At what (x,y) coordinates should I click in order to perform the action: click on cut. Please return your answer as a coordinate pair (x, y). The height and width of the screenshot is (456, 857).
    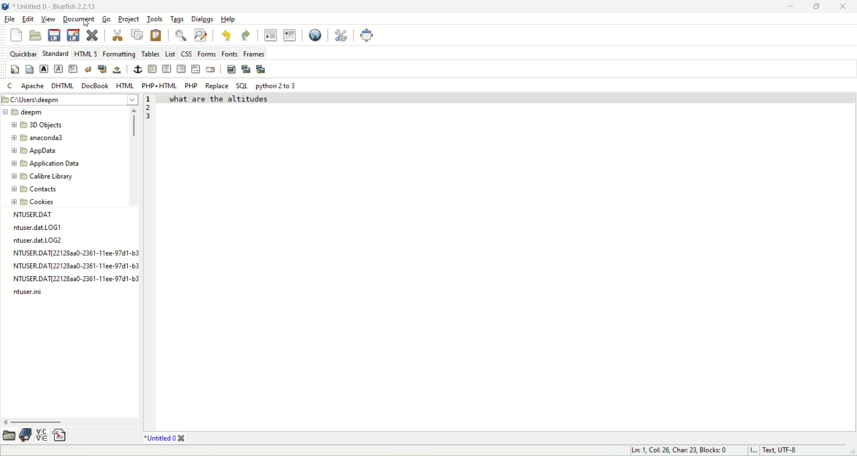
    Looking at the image, I should click on (119, 35).